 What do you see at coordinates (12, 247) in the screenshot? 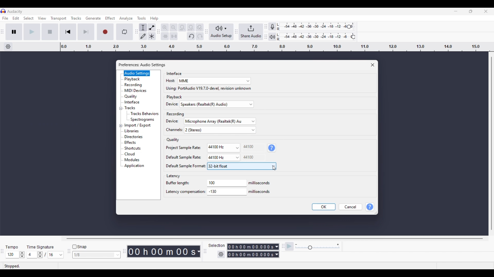
I see `Tempo` at bounding box center [12, 247].